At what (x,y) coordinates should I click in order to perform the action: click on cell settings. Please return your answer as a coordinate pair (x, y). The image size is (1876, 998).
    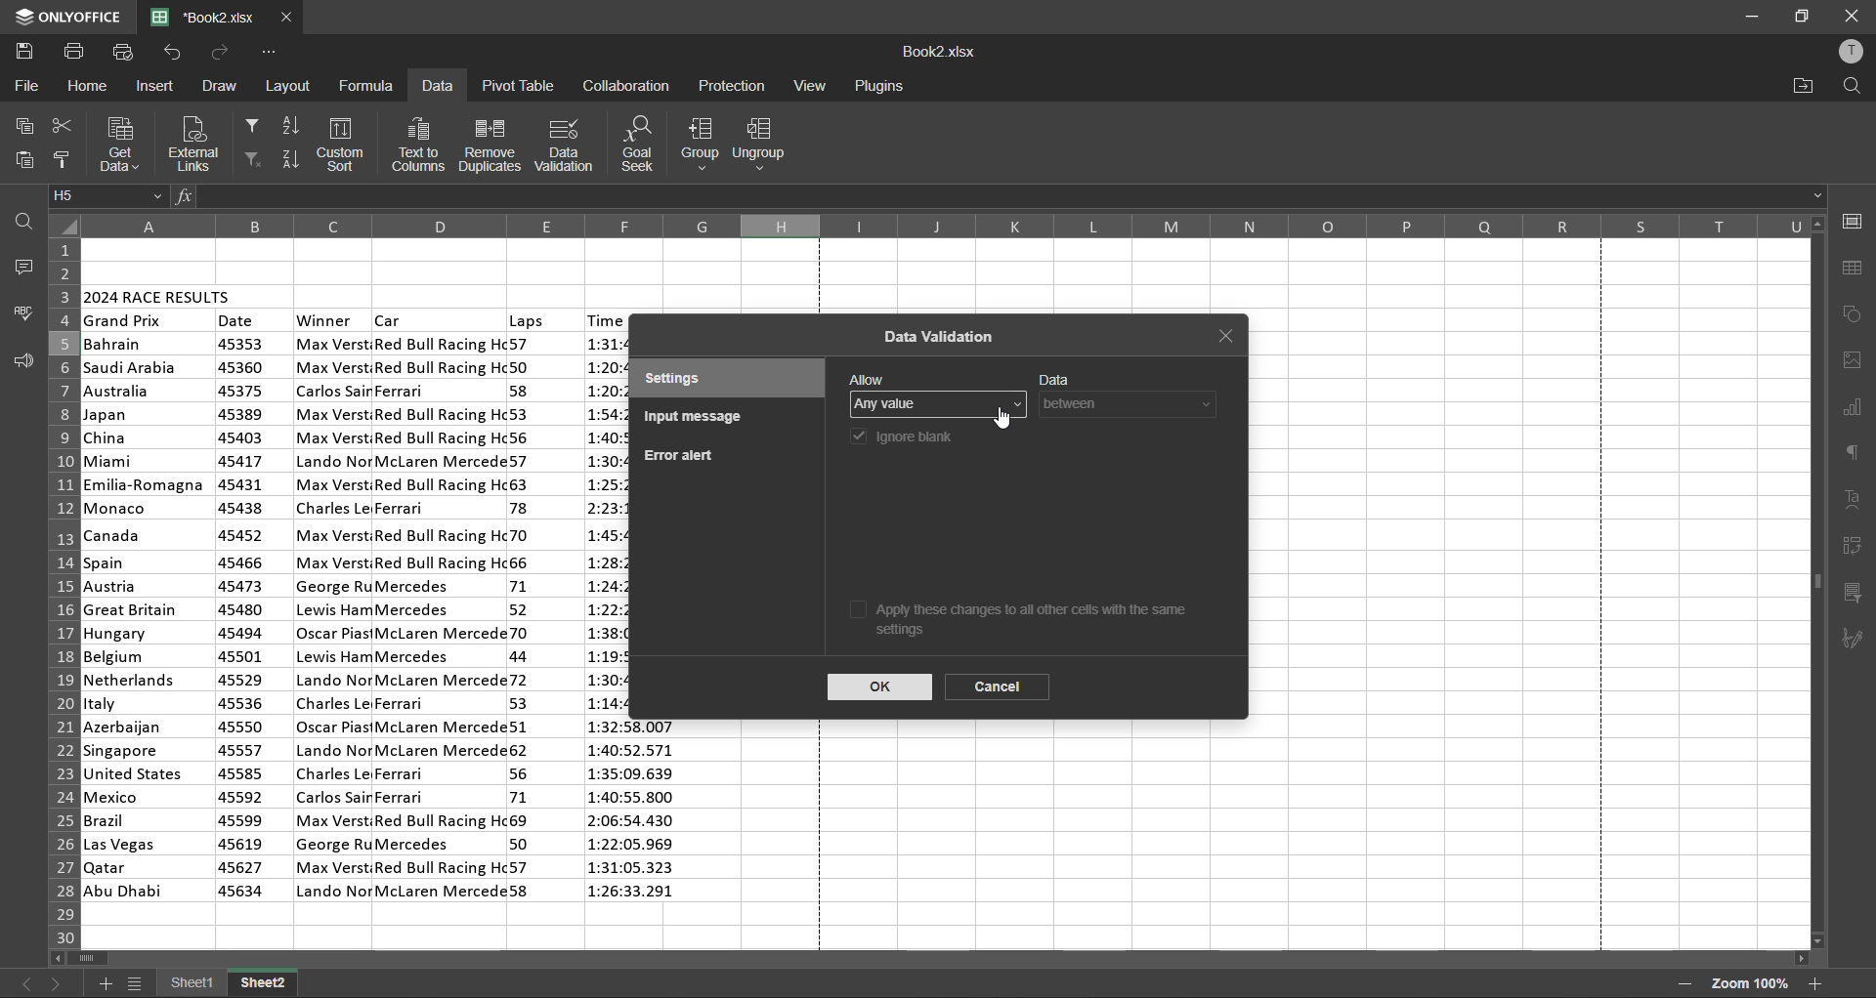
    Looking at the image, I should click on (1852, 221).